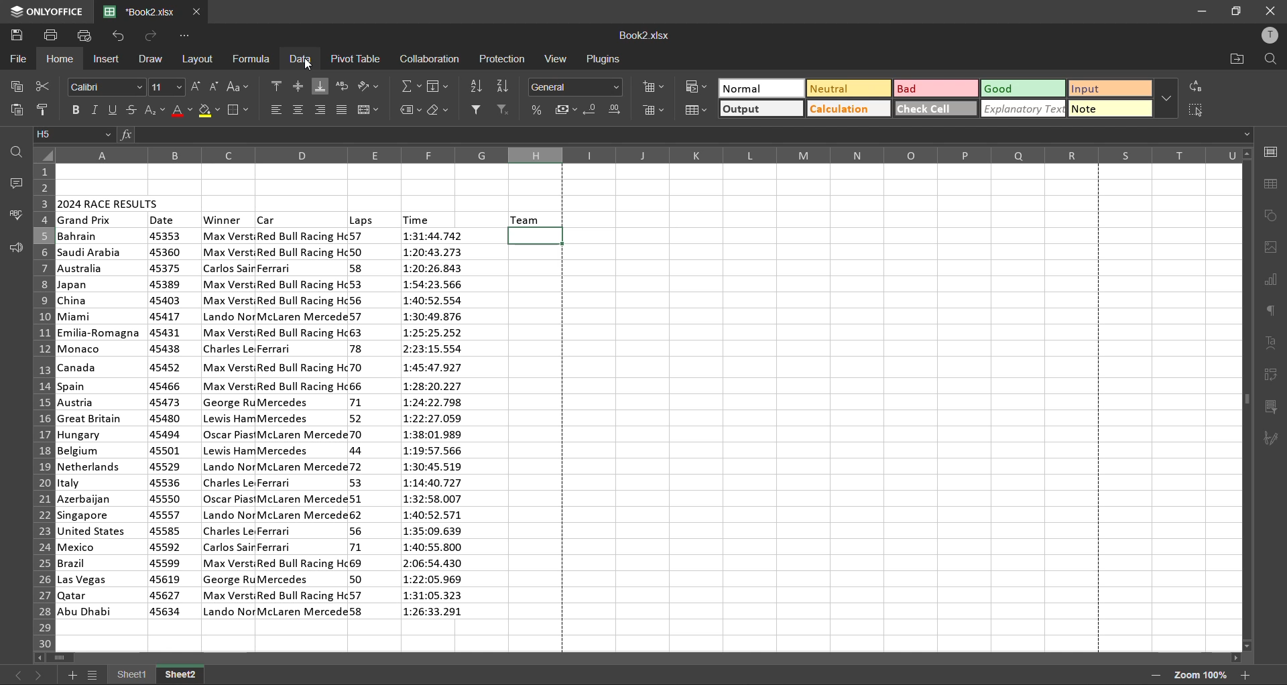  What do you see at coordinates (639, 660) in the screenshot?
I see `scrollbar` at bounding box center [639, 660].